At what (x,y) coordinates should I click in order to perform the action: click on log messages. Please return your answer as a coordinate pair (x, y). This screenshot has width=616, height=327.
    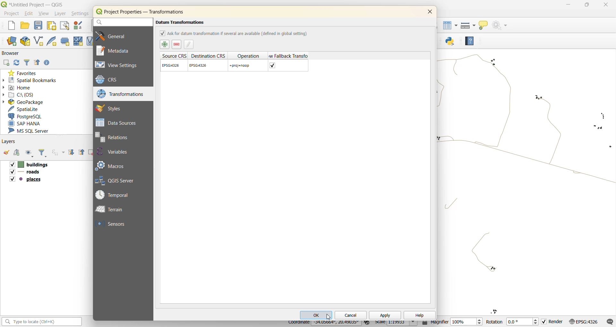
    Looking at the image, I should click on (609, 321).